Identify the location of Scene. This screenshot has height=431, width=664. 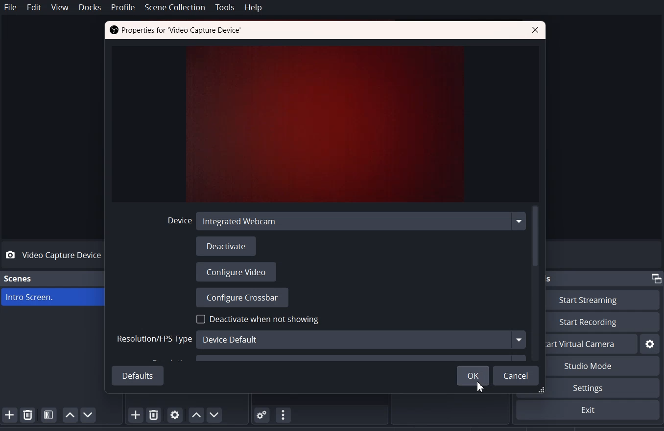
(18, 278).